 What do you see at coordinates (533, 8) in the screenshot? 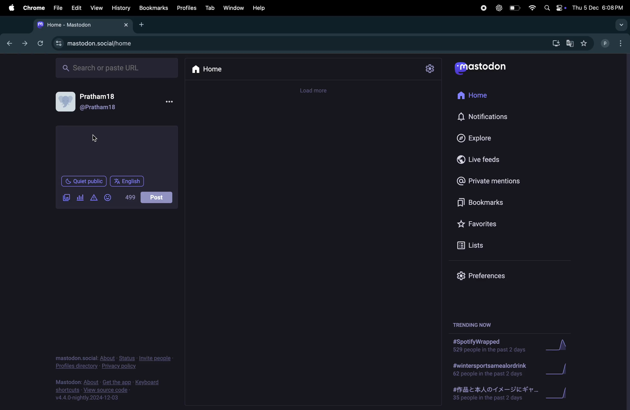
I see `wifi` at bounding box center [533, 8].